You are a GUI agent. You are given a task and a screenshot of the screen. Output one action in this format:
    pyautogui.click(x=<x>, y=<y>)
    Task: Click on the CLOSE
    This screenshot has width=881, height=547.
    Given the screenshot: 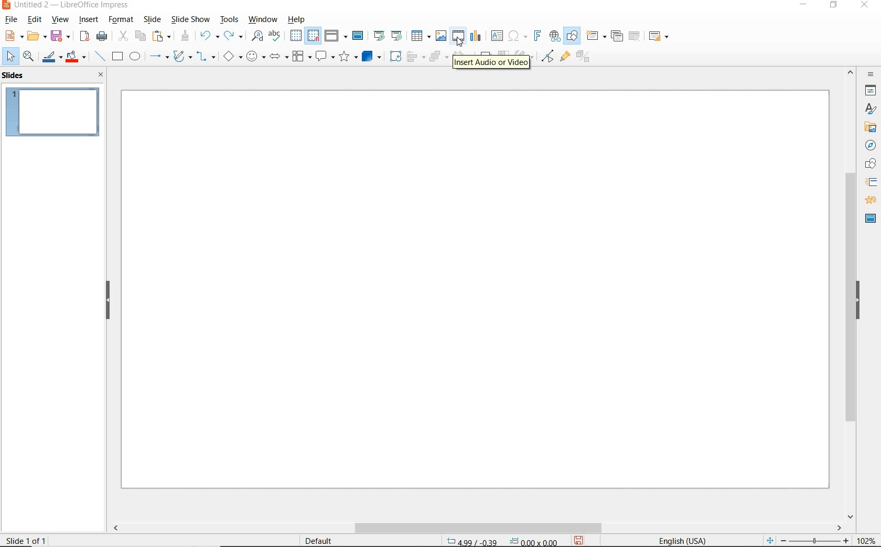 What is the action you would take?
    pyautogui.click(x=866, y=4)
    